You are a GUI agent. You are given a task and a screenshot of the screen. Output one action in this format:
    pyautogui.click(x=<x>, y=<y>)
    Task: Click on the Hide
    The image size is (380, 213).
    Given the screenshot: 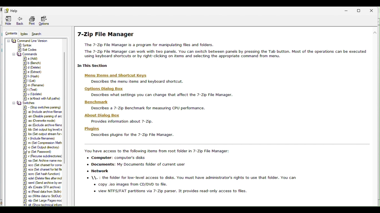 What is the action you would take?
    pyautogui.click(x=7, y=20)
    